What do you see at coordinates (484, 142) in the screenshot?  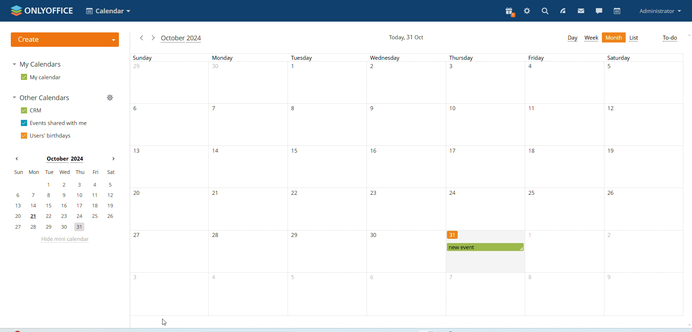 I see `Thursdays` at bounding box center [484, 142].